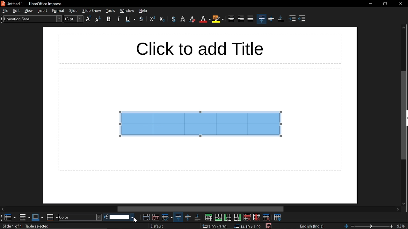  What do you see at coordinates (156, 217) in the screenshot?
I see `split cells` at bounding box center [156, 217].